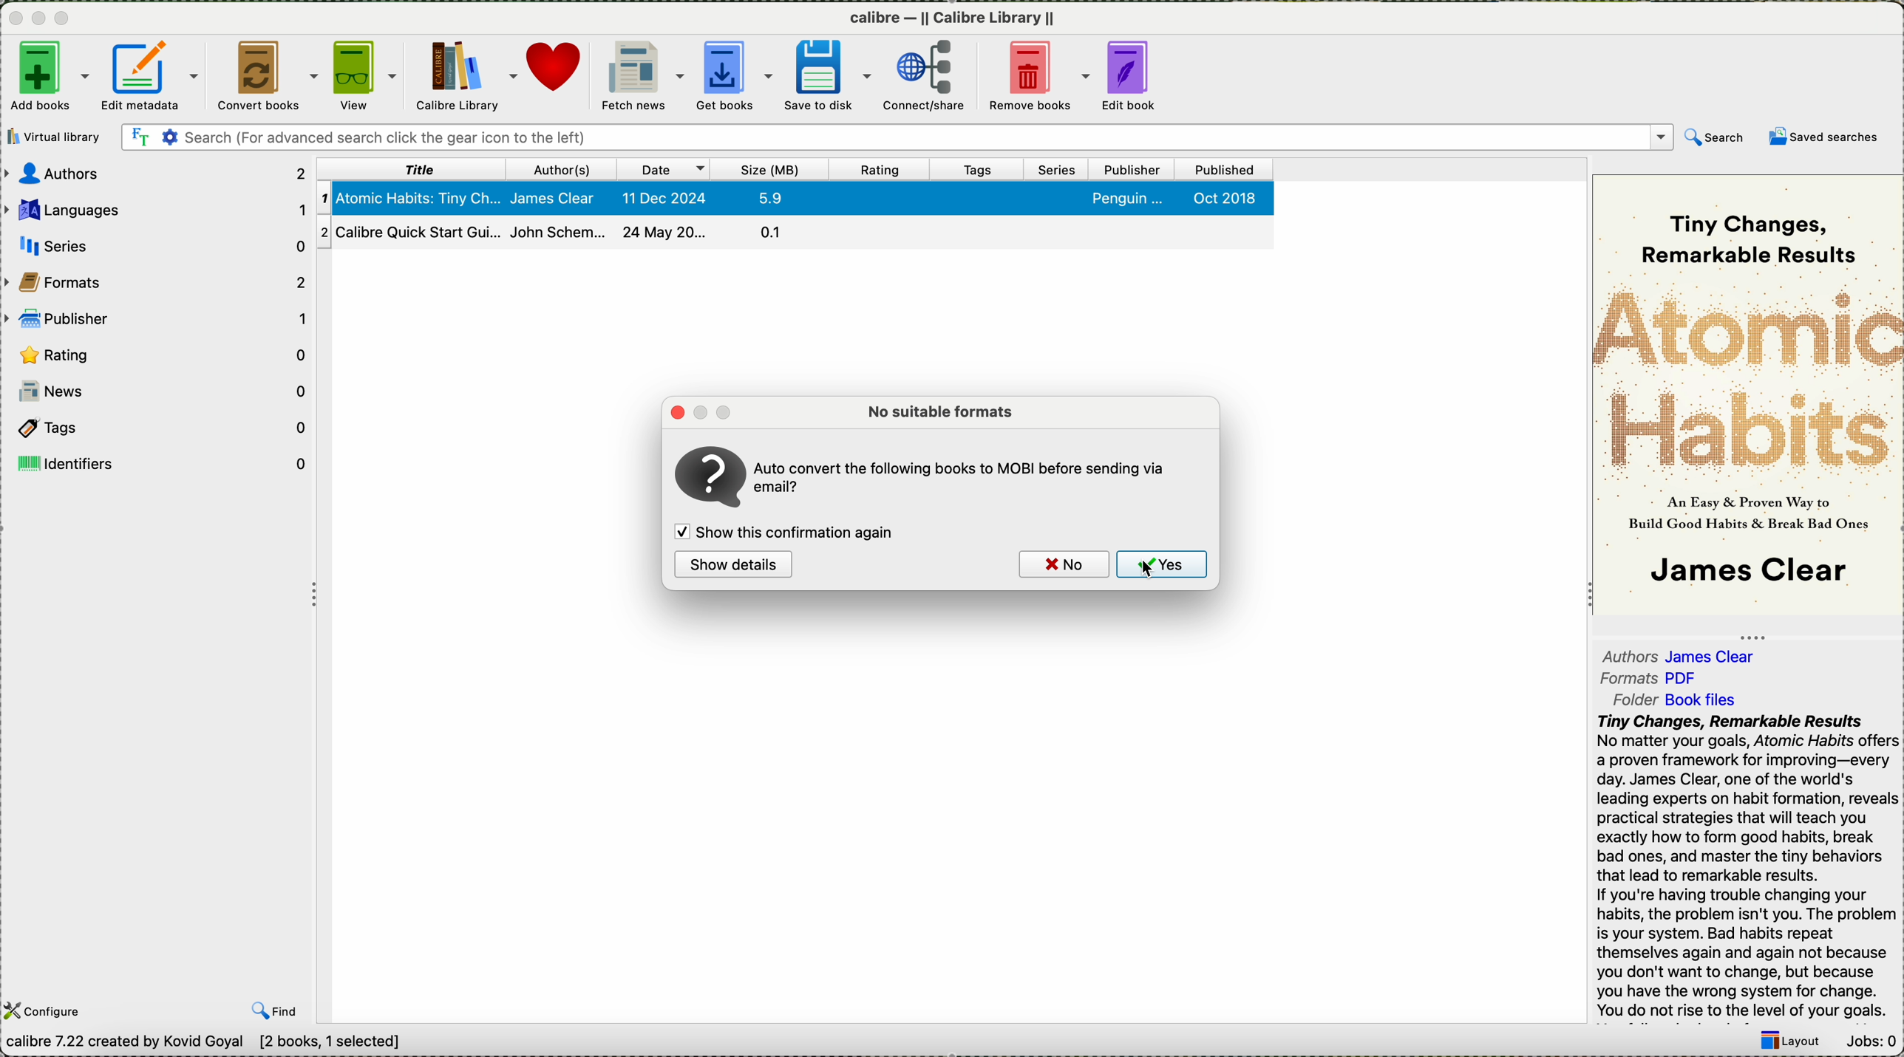 The width and height of the screenshot is (1904, 1057). What do you see at coordinates (65, 18) in the screenshot?
I see `maximize` at bounding box center [65, 18].